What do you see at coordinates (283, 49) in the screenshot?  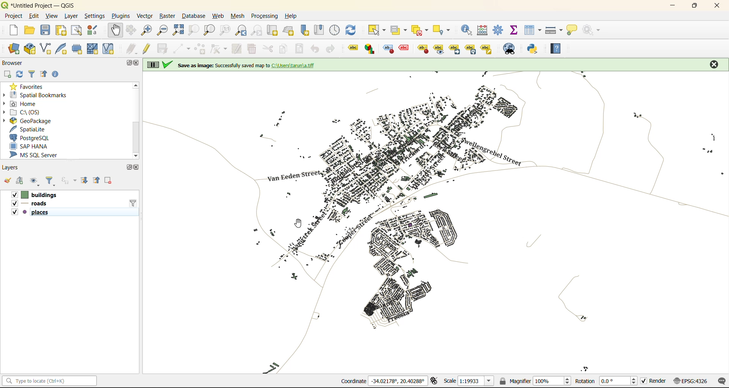 I see `copy` at bounding box center [283, 49].